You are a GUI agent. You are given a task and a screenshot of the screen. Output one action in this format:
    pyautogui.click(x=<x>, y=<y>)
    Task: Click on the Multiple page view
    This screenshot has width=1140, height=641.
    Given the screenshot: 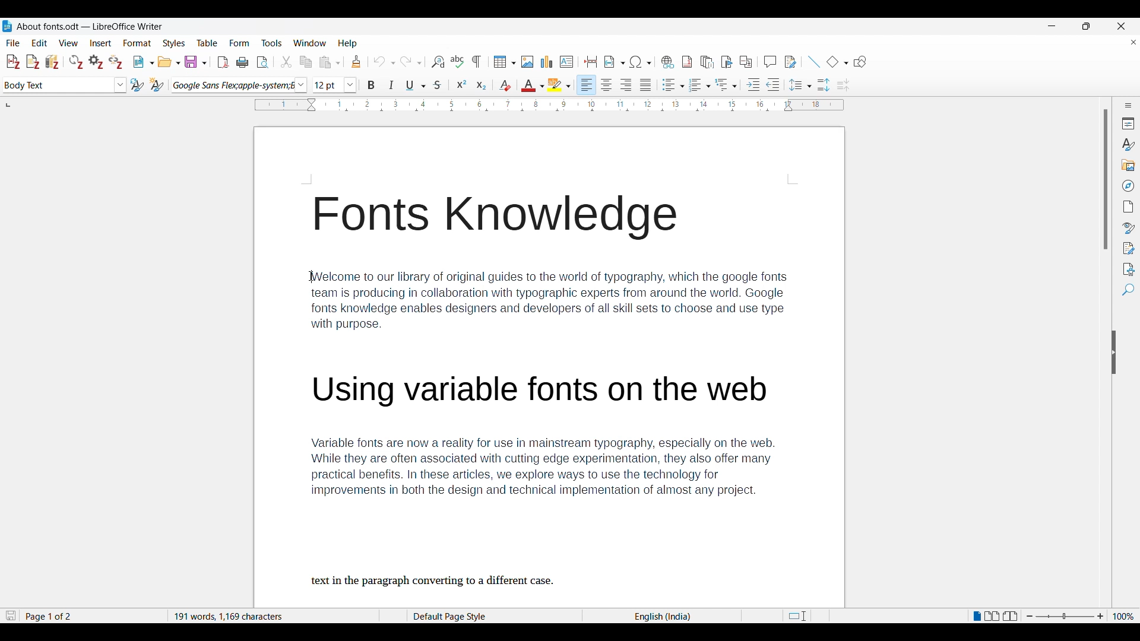 What is the action you would take?
    pyautogui.click(x=993, y=616)
    